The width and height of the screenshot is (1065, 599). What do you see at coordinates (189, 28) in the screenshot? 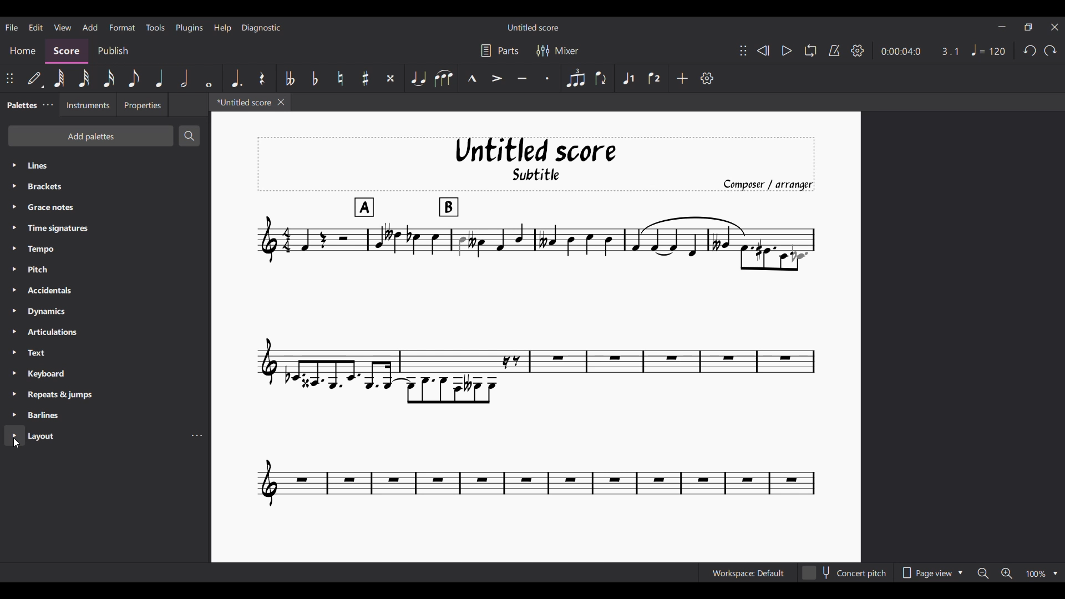
I see `Plugins menu` at bounding box center [189, 28].